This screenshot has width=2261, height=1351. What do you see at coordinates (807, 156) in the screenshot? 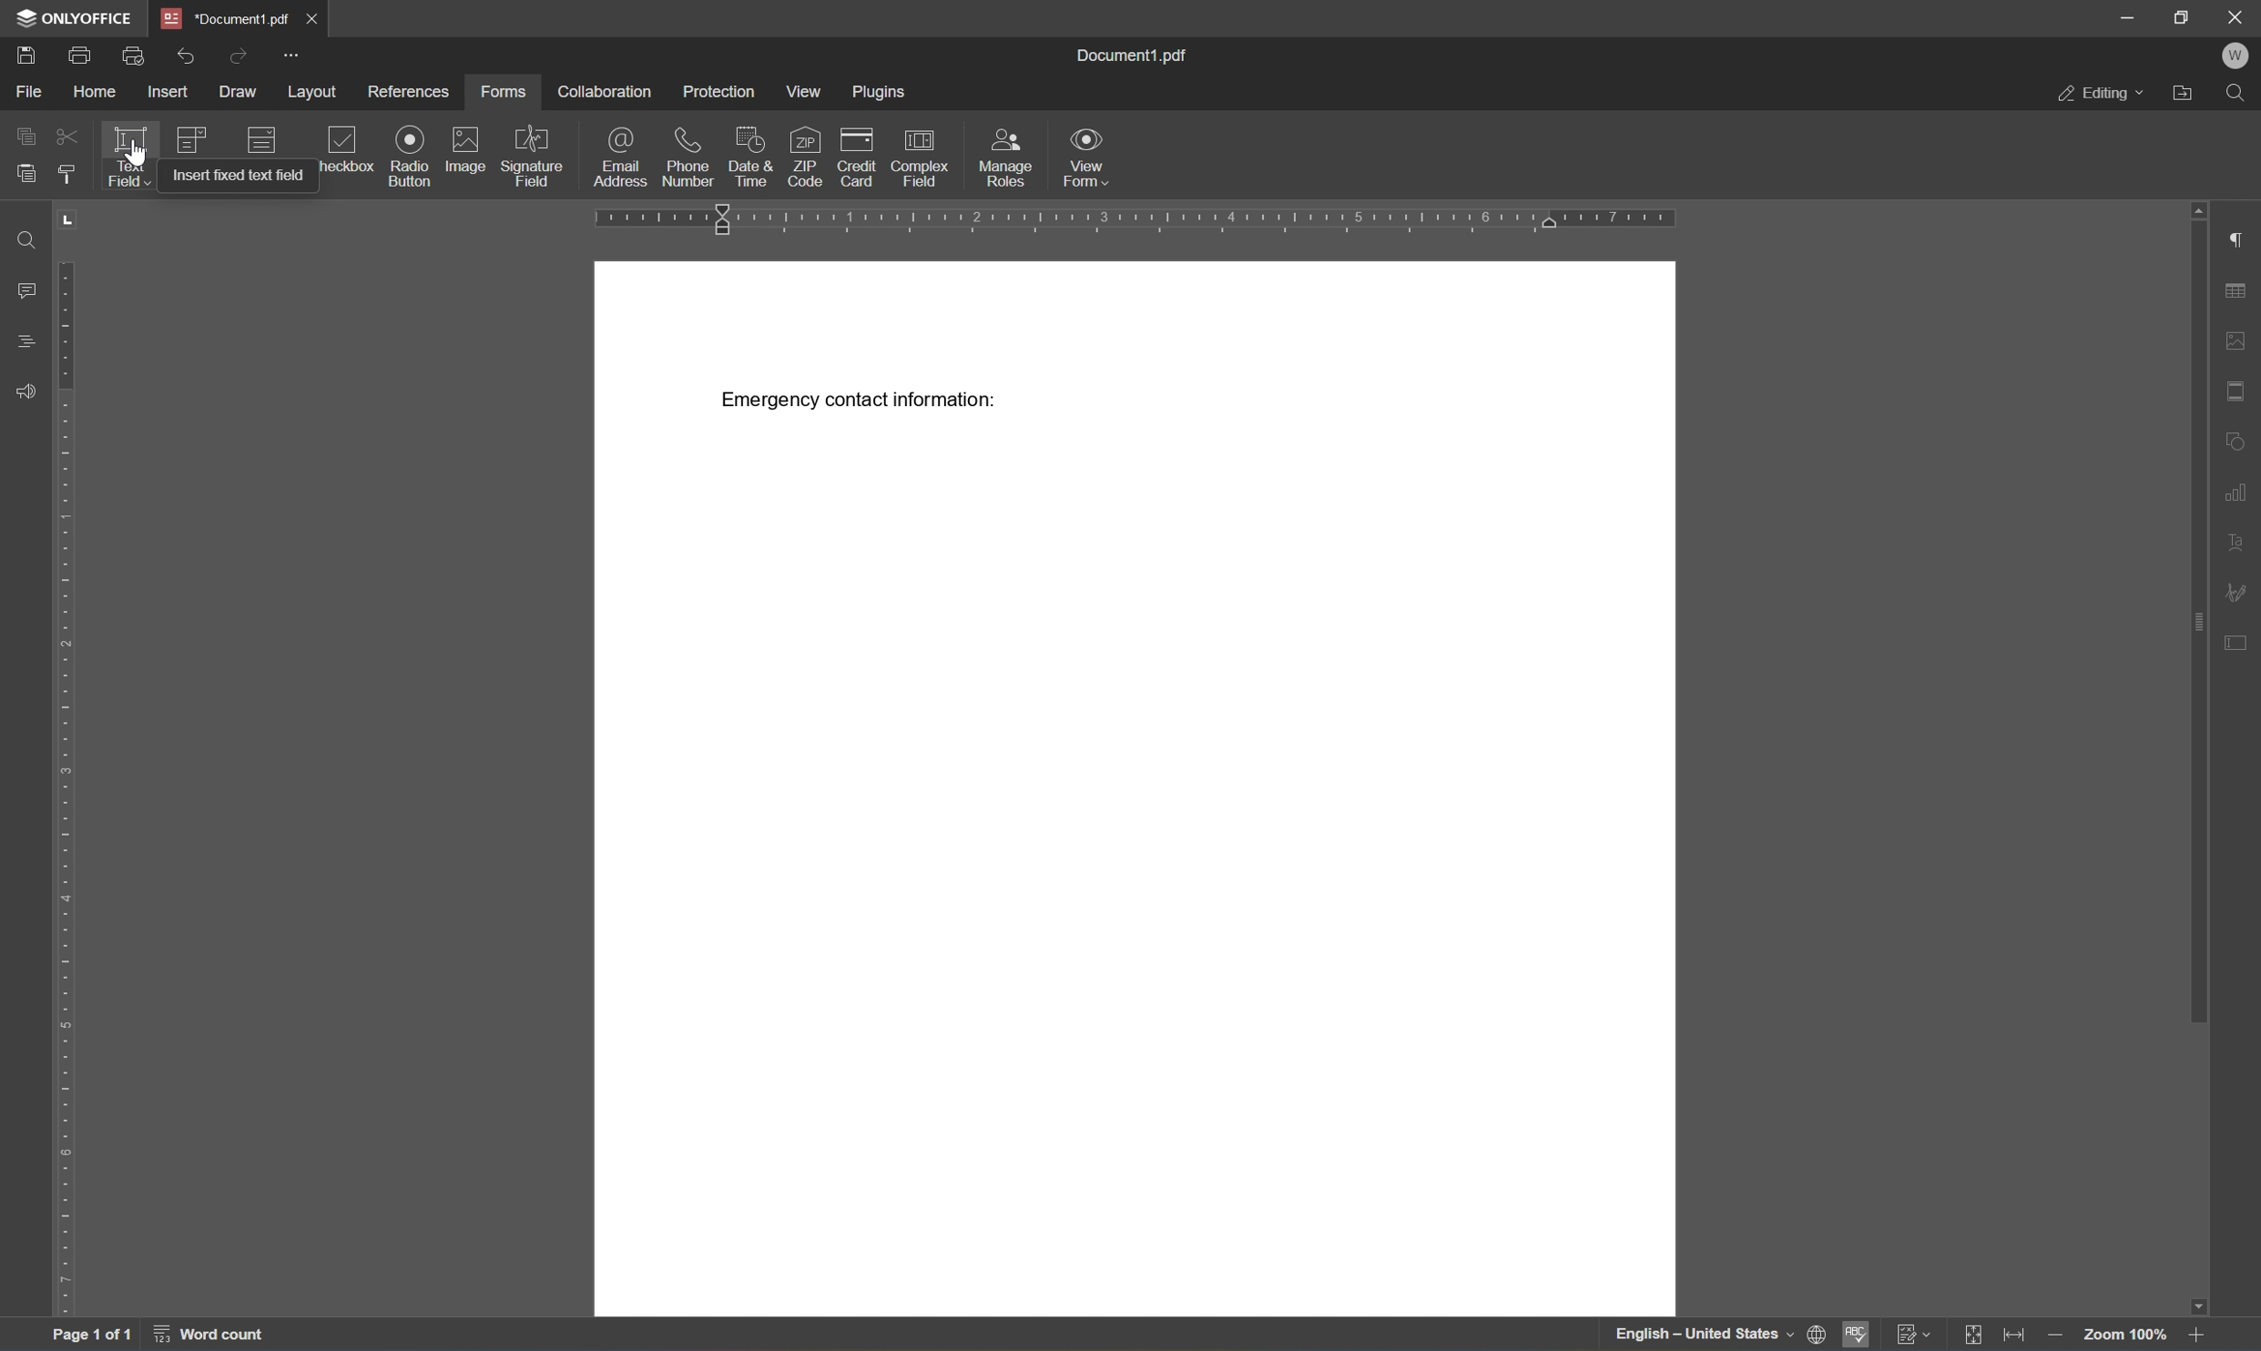
I see `zip code` at bounding box center [807, 156].